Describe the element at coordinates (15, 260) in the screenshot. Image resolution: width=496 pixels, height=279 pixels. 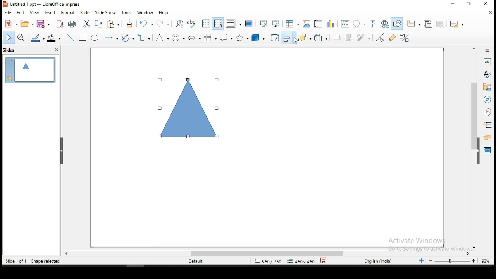
I see `slide 1 of 1` at that location.